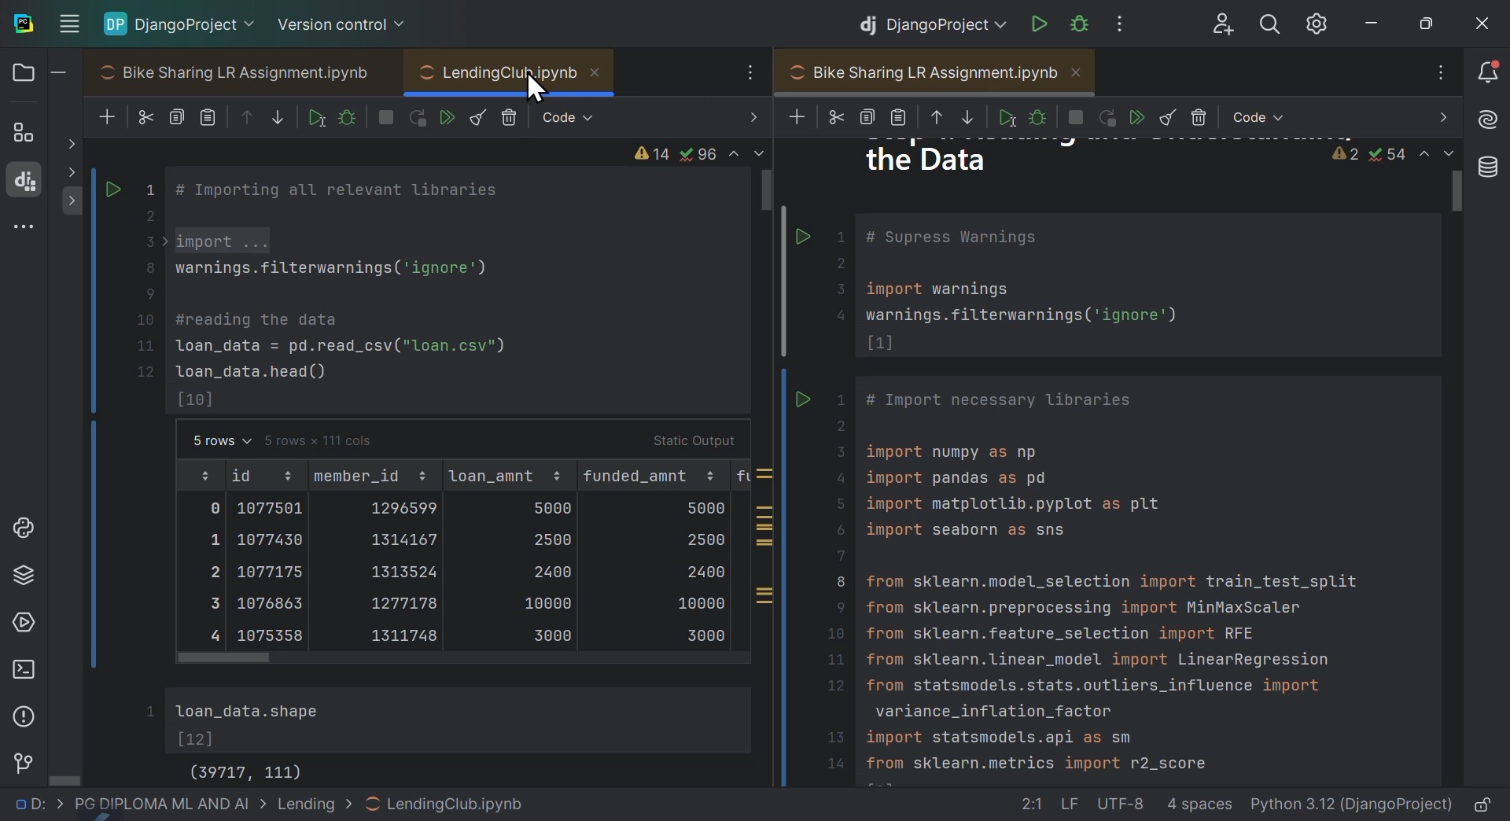 The height and width of the screenshot is (821, 1510). Describe the element at coordinates (1481, 805) in the screenshot. I see `Lock` at that location.